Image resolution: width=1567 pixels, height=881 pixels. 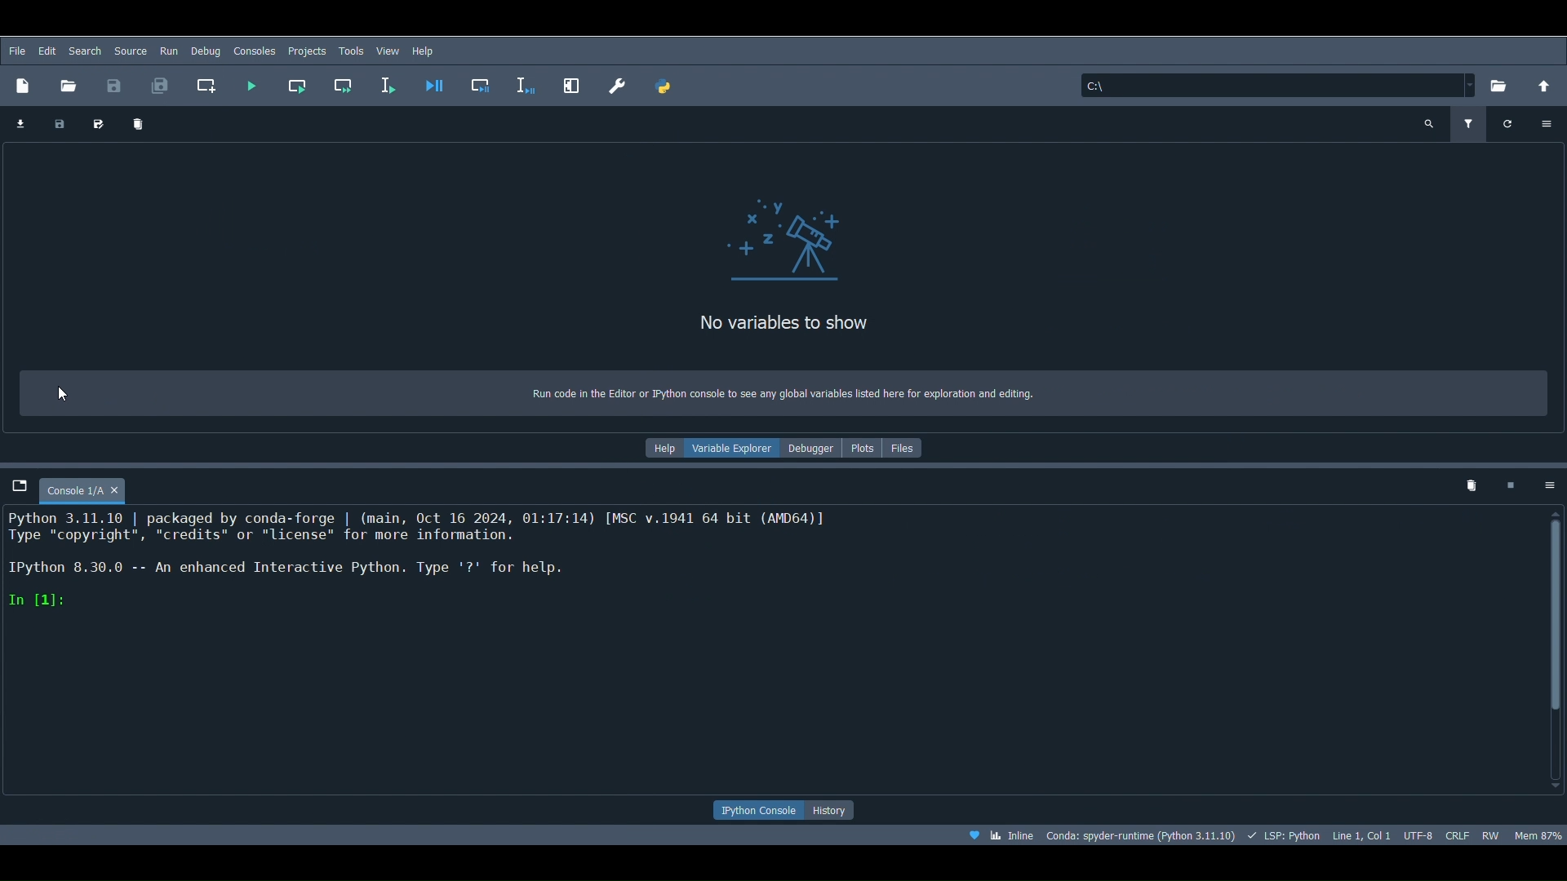 I want to click on Run code in the Editor or Python console to see any global variables listed here for exploration and editing., so click(x=784, y=391).